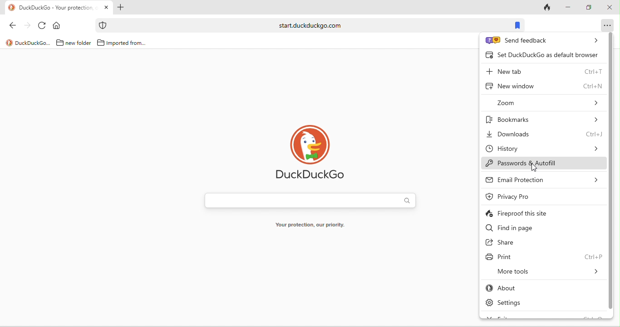 The image size is (620, 327). I want to click on vertical scroll bar, so click(611, 171).